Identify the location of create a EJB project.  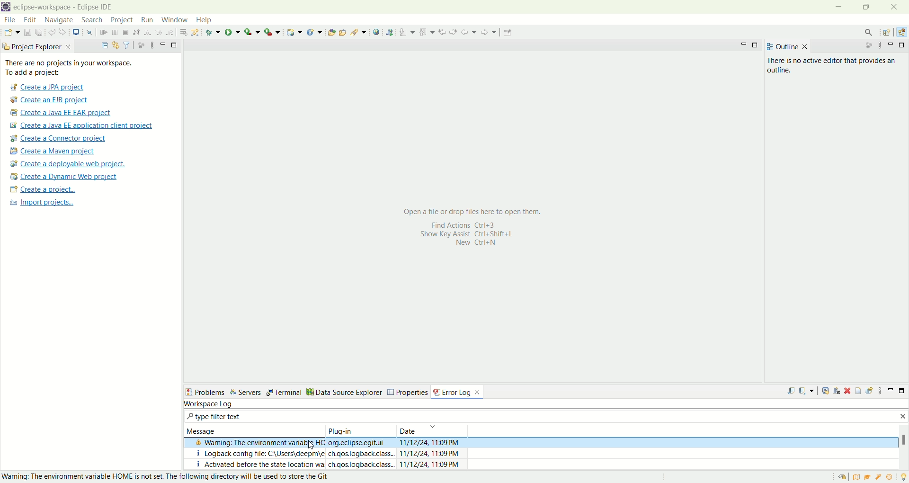
(51, 100).